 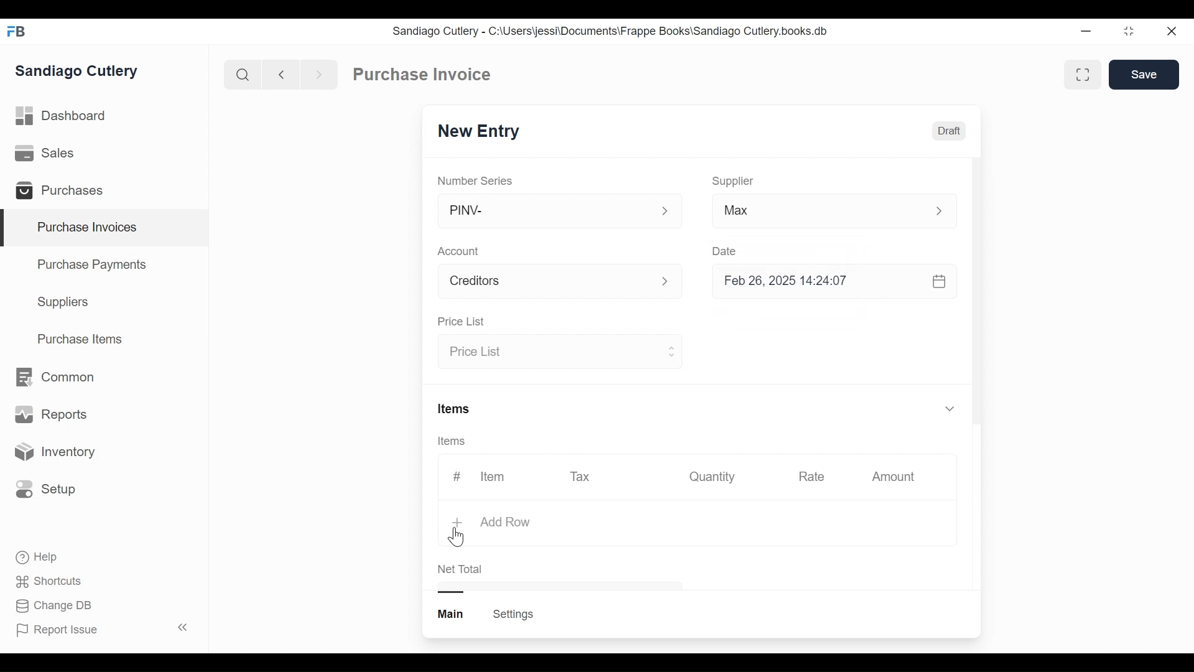 What do you see at coordinates (950, 133) in the screenshot?
I see `Draft` at bounding box center [950, 133].